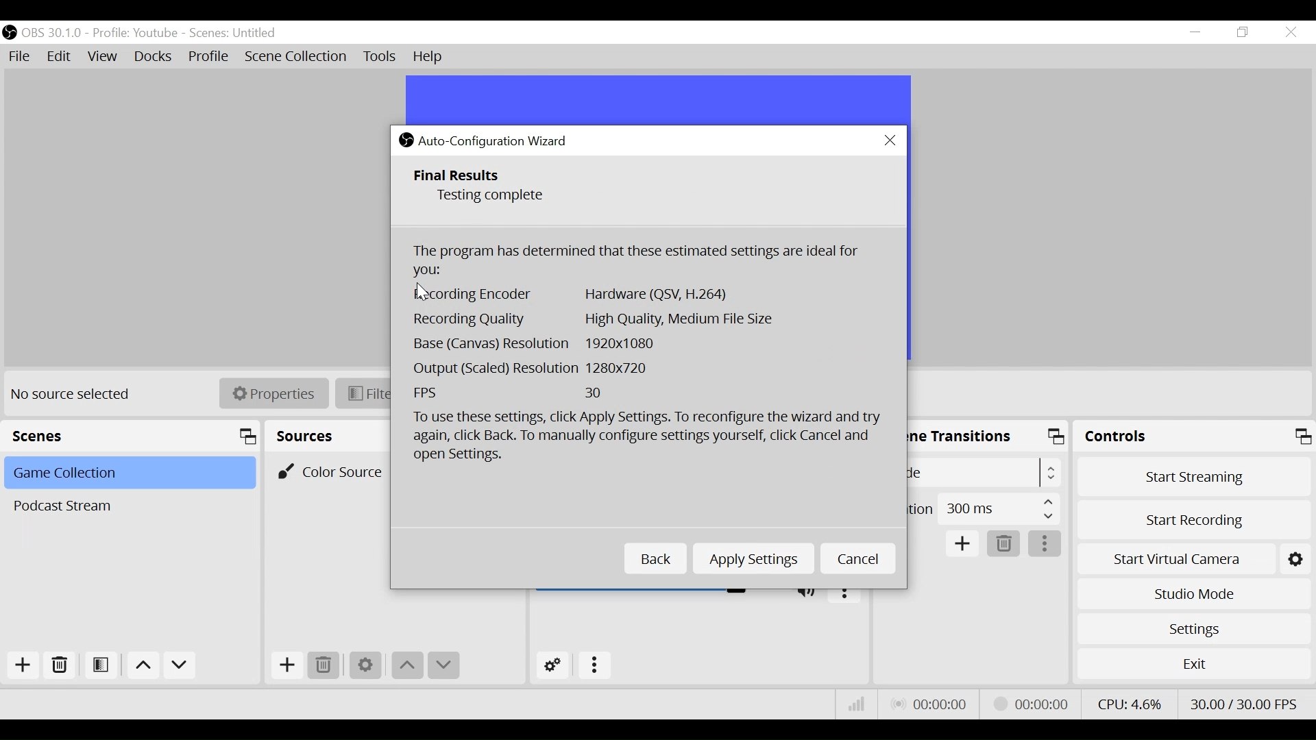 The width and height of the screenshot is (1316, 740). Describe the element at coordinates (1292, 32) in the screenshot. I see `Close` at that location.